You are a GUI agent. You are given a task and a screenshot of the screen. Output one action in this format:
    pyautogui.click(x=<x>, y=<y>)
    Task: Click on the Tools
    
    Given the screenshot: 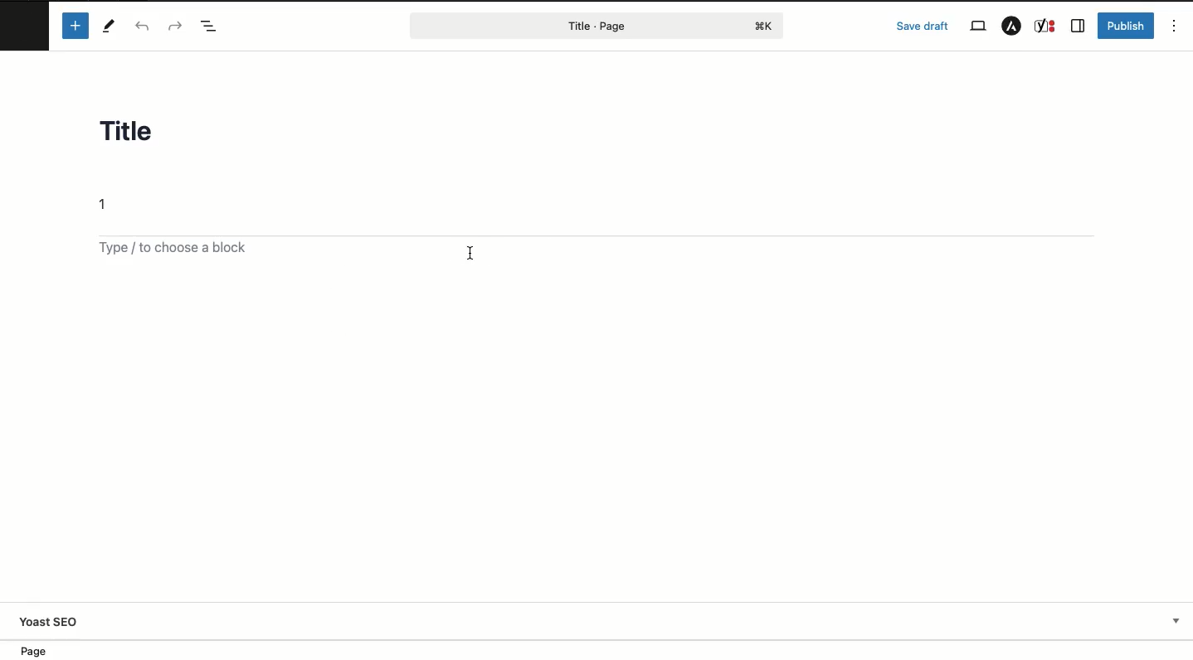 What is the action you would take?
    pyautogui.click(x=110, y=26)
    